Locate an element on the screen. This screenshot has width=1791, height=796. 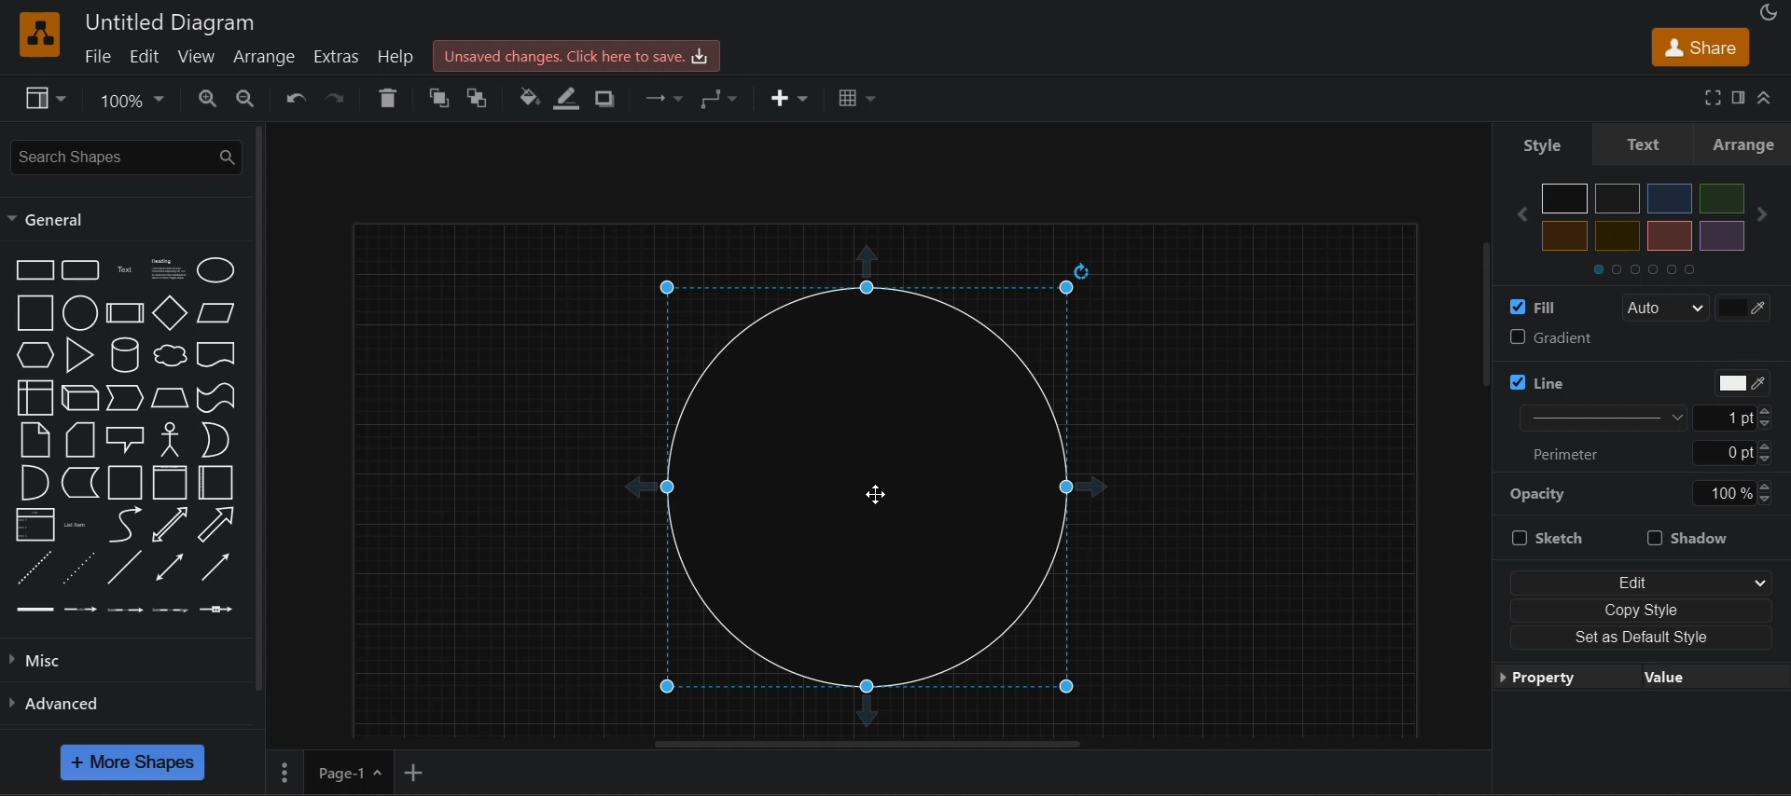
edit is located at coordinates (1638, 582).